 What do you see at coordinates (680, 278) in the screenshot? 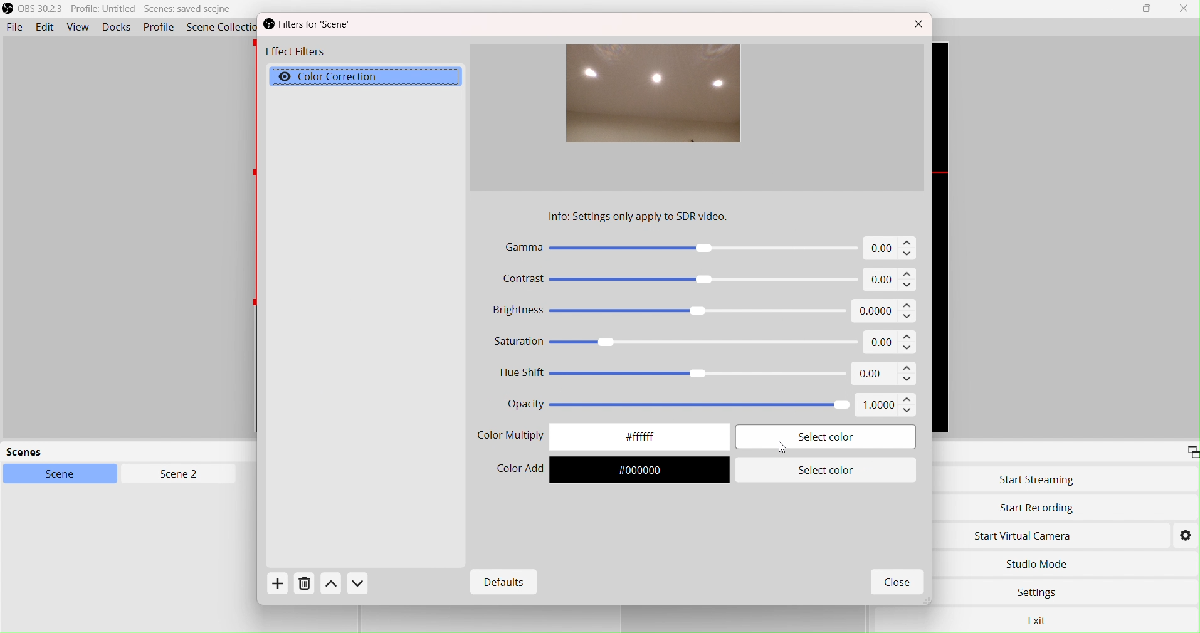
I see `Contrast` at bounding box center [680, 278].